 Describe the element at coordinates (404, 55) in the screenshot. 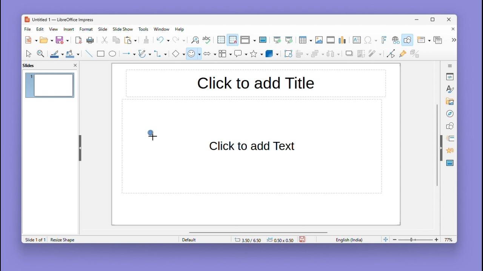

I see `Glue point` at that location.